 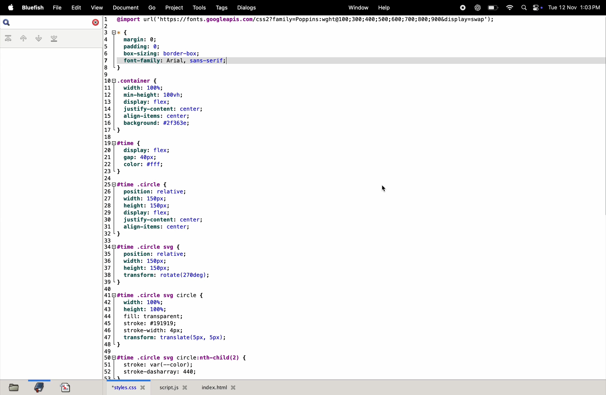 I want to click on go, so click(x=154, y=7).